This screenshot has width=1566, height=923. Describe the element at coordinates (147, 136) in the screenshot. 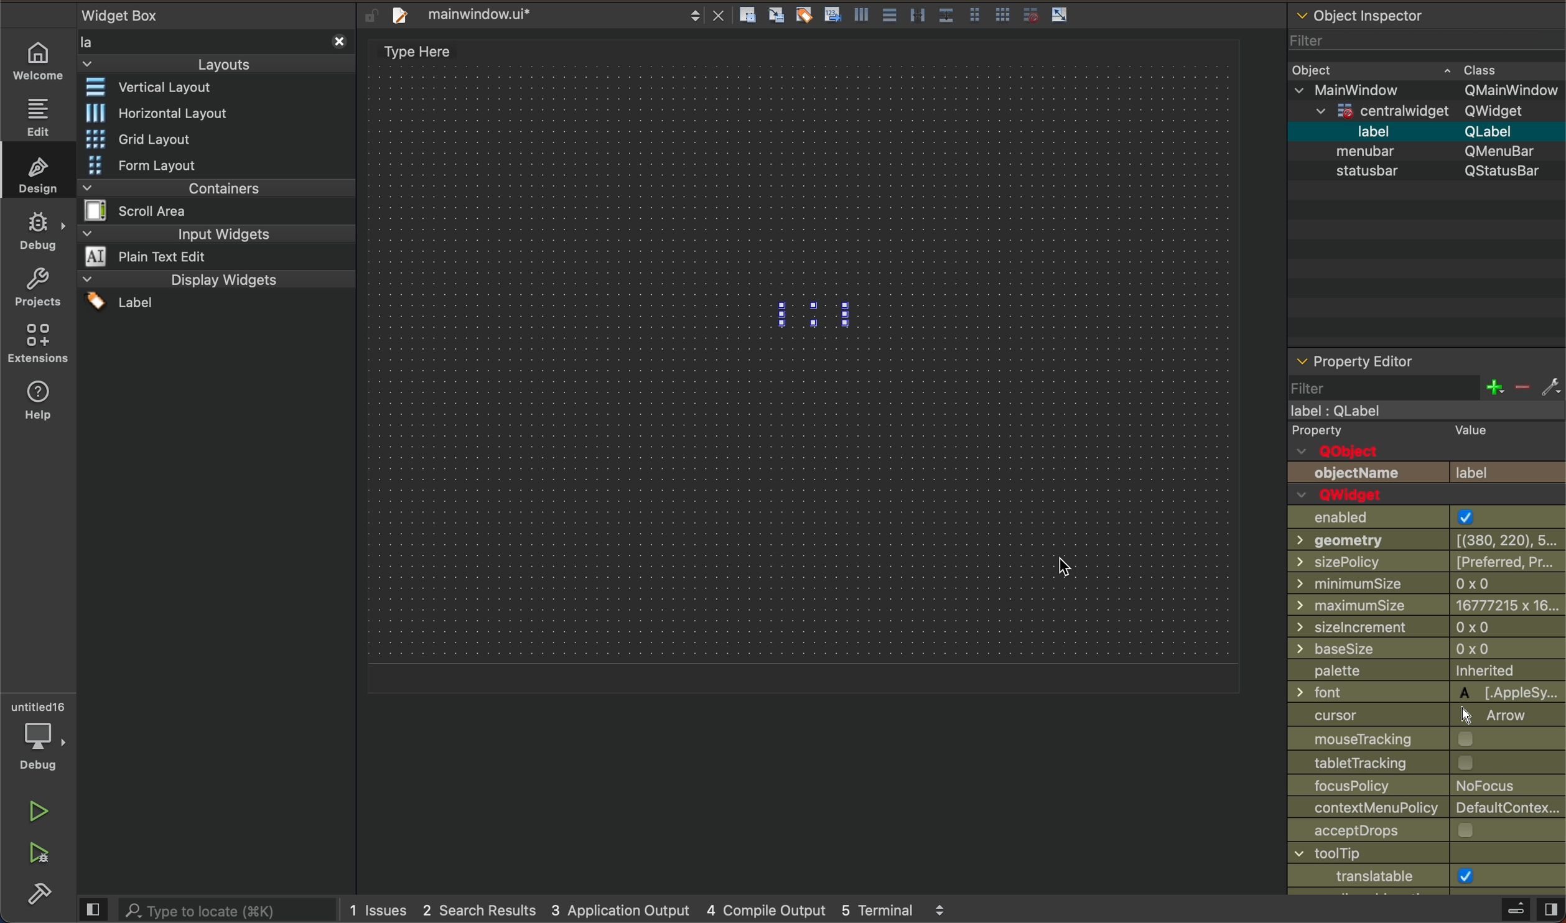

I see `grid layout` at that location.